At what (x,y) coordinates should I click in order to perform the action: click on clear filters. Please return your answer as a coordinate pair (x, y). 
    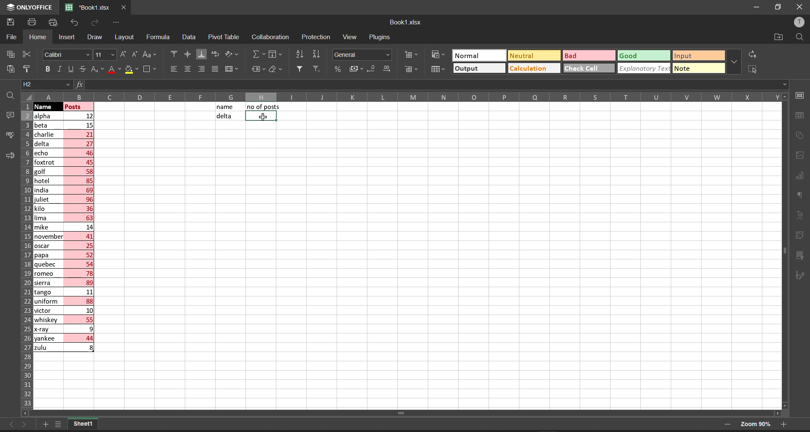
    Looking at the image, I should click on (316, 68).